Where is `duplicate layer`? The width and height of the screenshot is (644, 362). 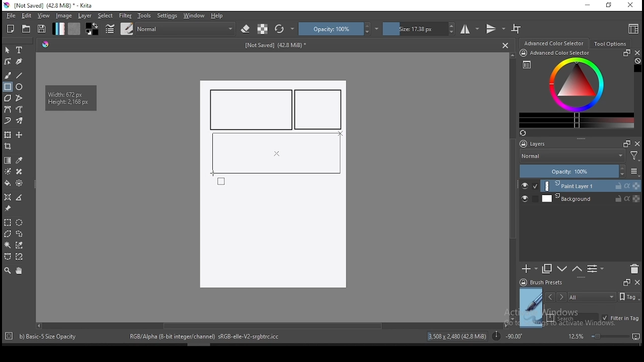
duplicate layer is located at coordinates (547, 268).